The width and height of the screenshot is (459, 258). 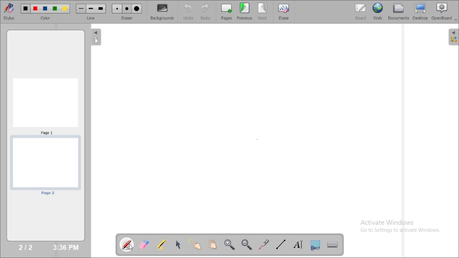 I want to click on capture part of the screen, so click(x=315, y=245).